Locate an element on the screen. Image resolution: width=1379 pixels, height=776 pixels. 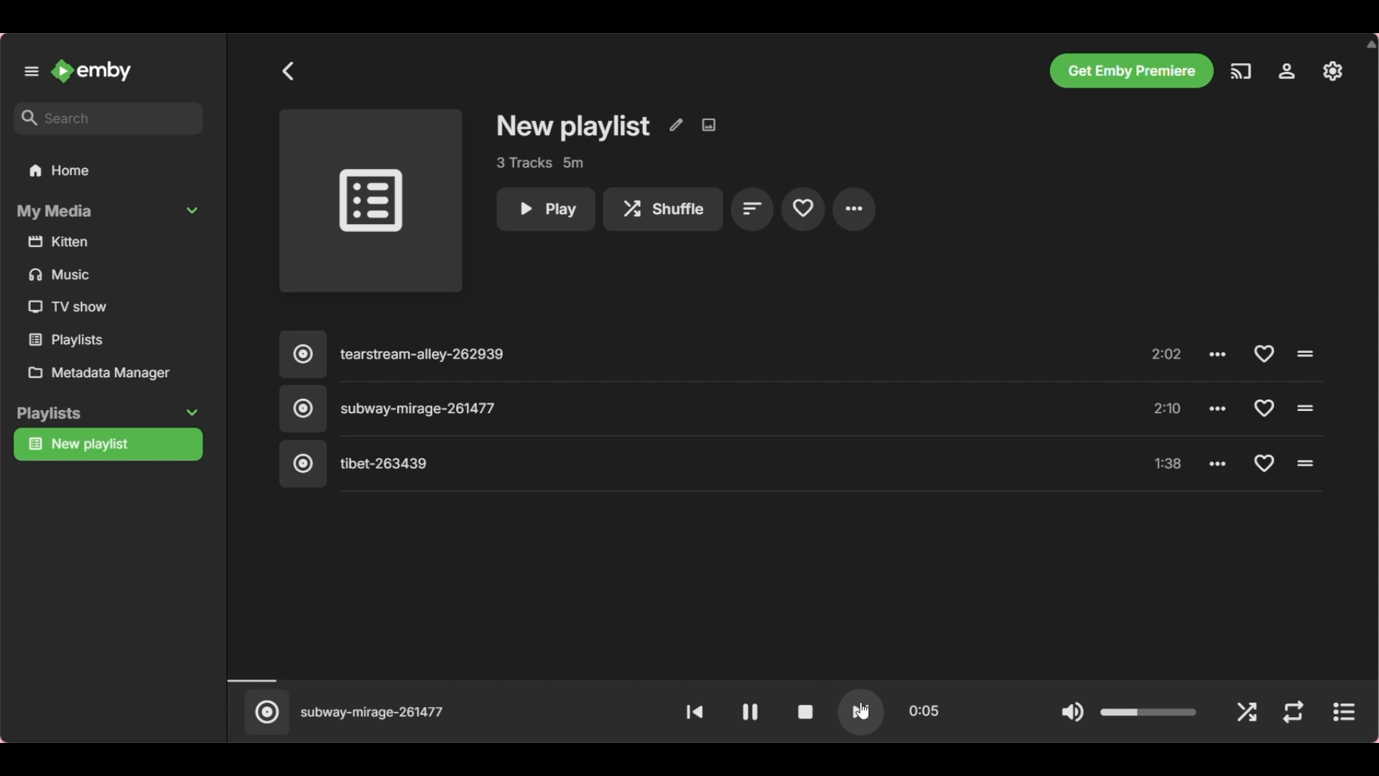
Add to favorite is located at coordinates (1260, 406).